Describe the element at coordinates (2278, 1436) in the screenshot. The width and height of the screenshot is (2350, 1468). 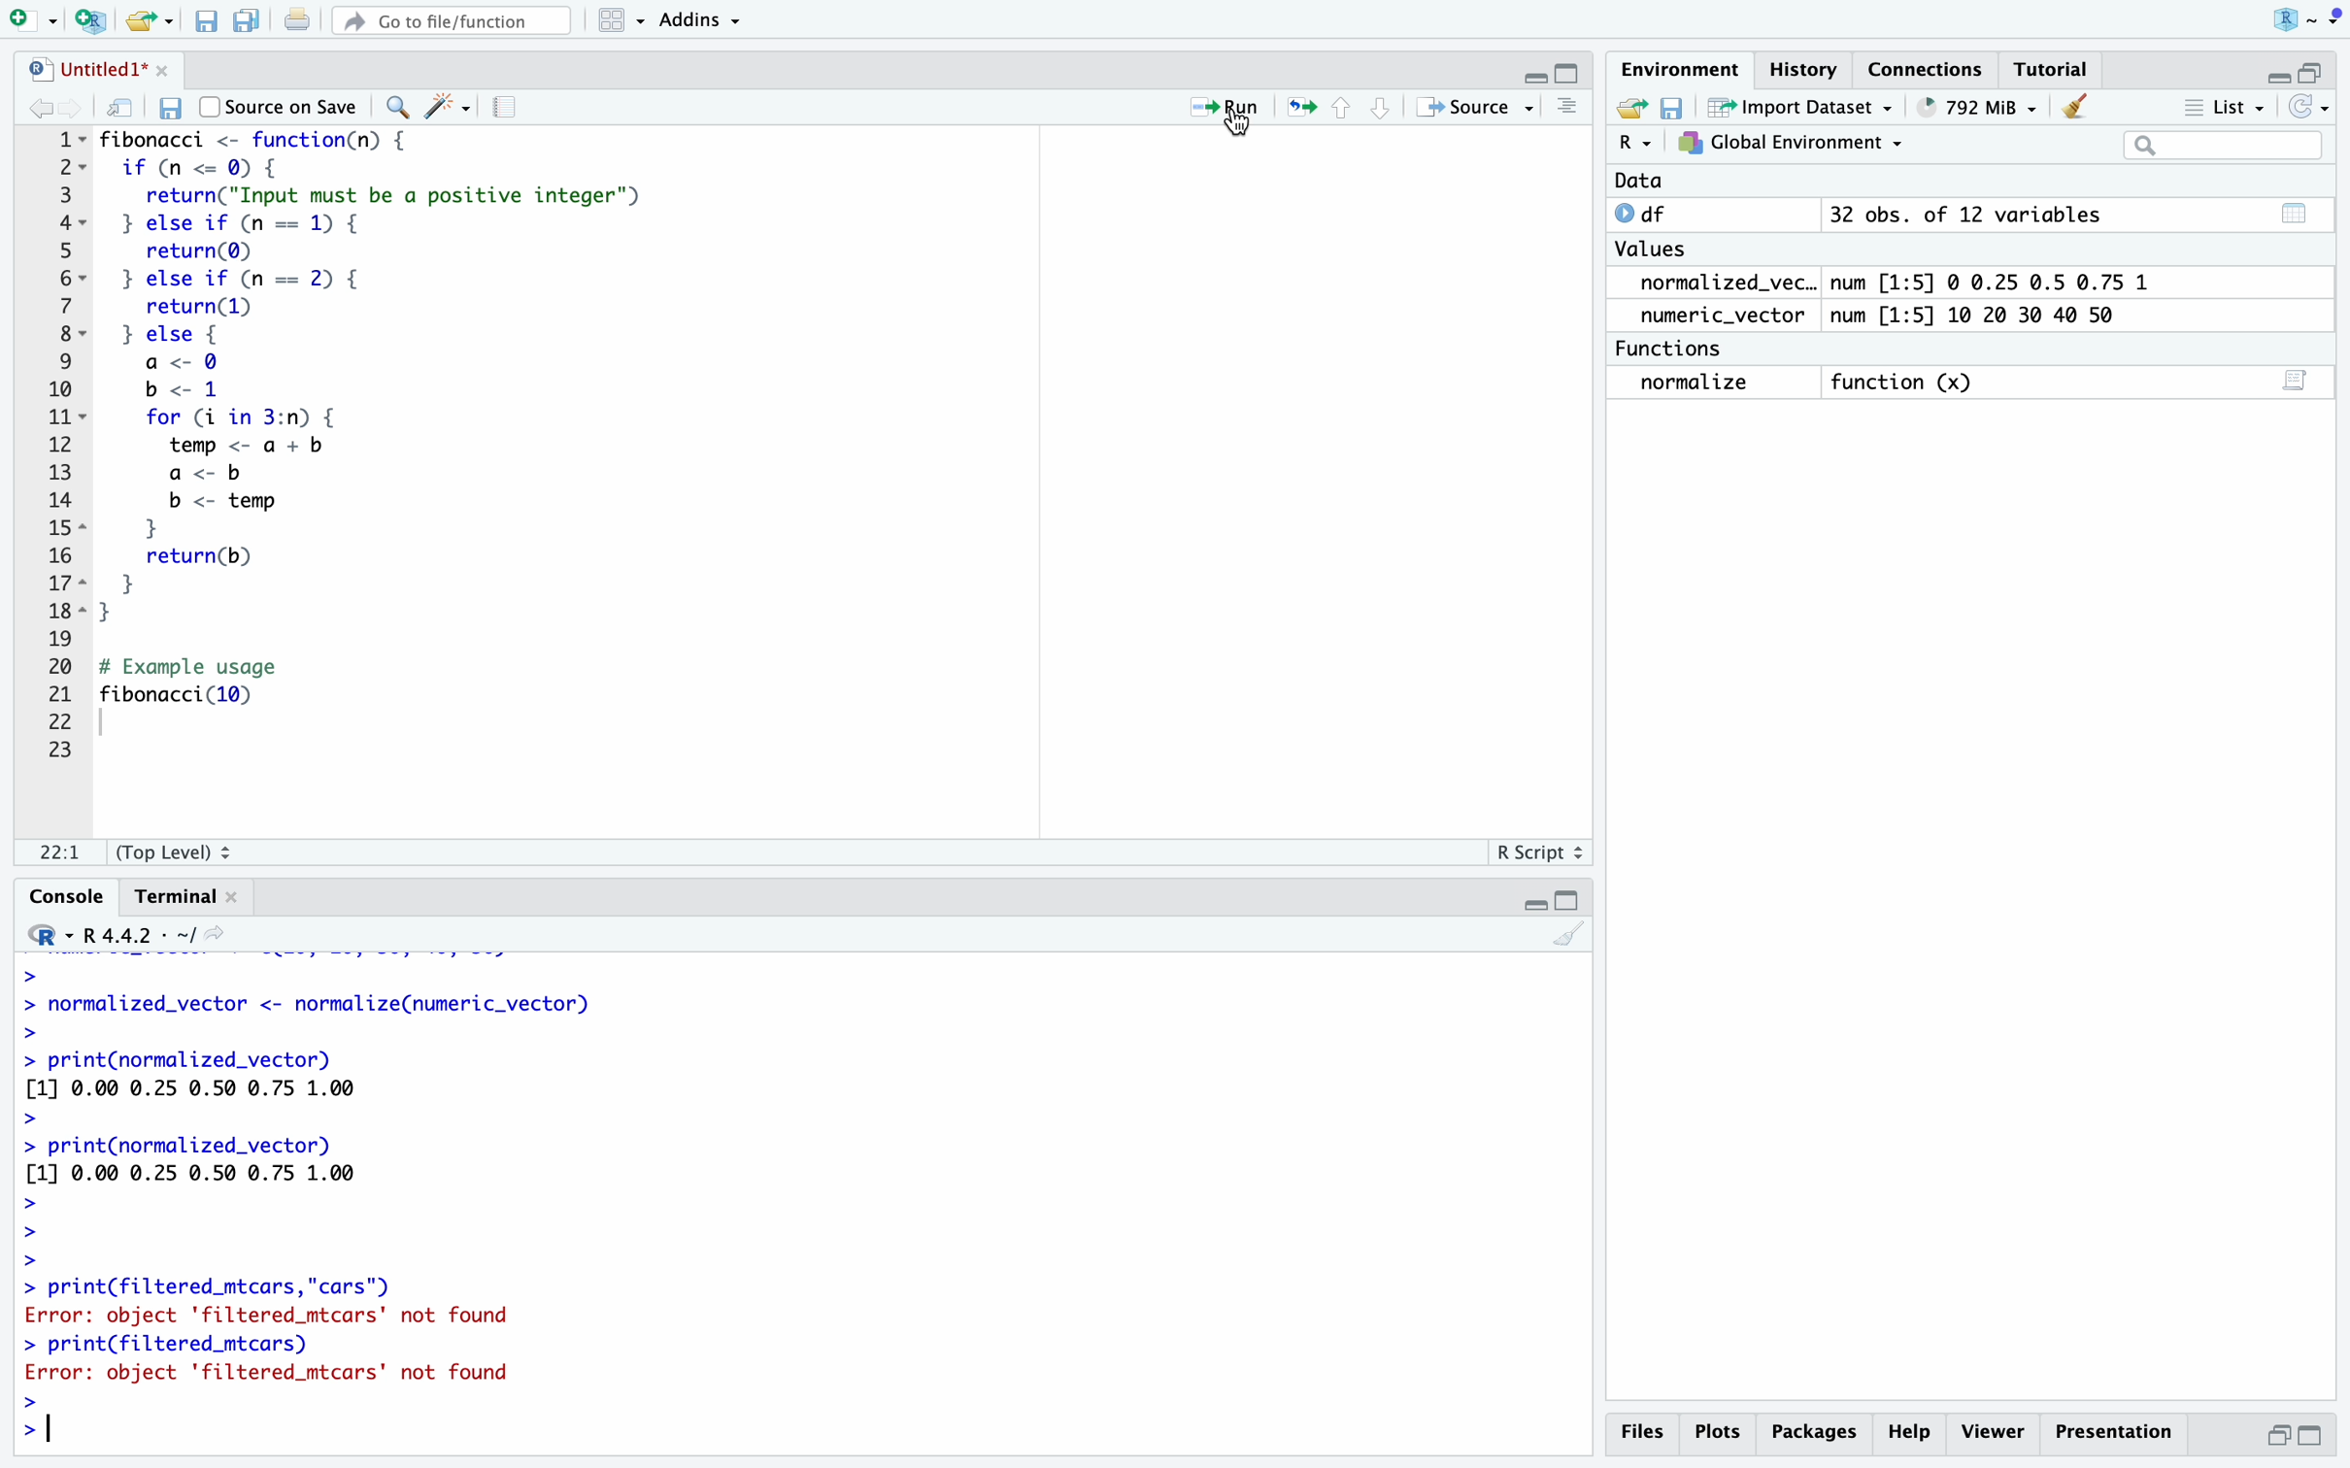
I see `minimize` at that location.